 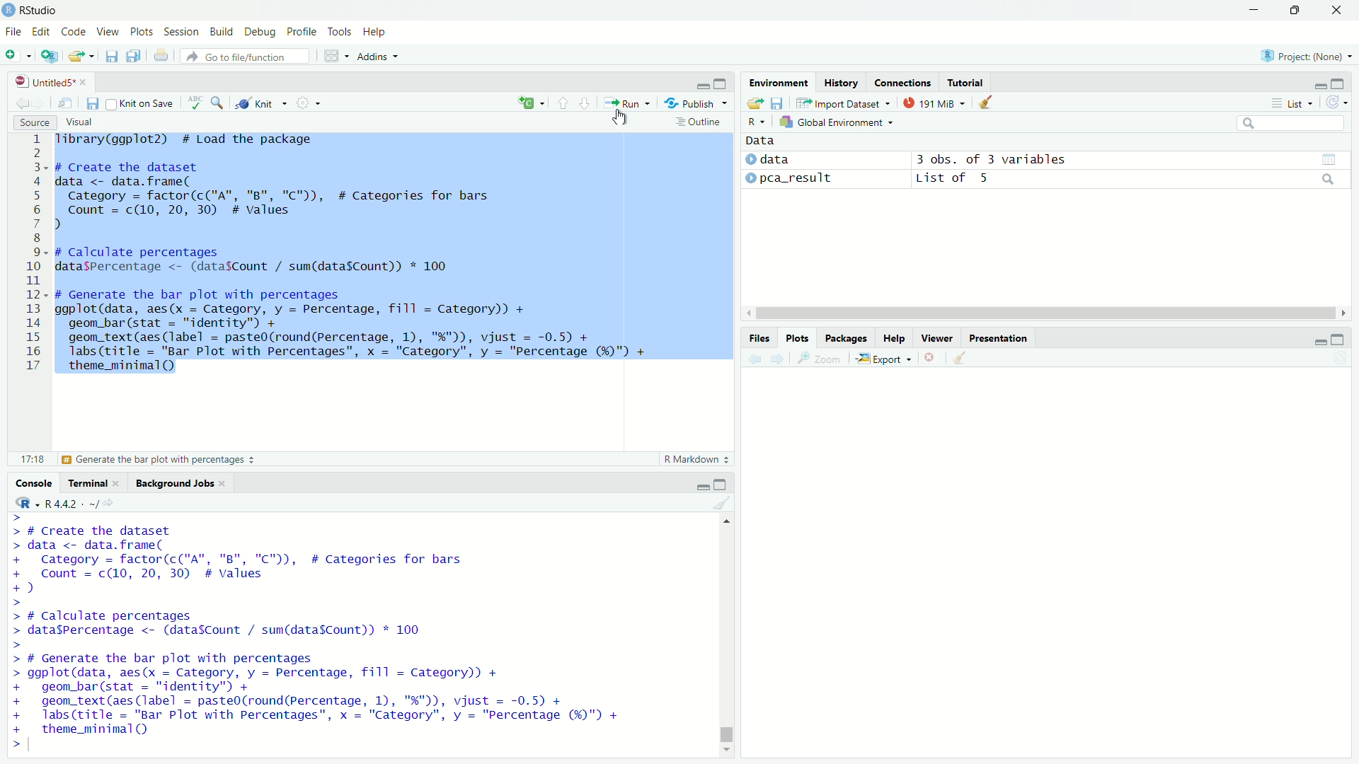 What do you see at coordinates (1338, 338) in the screenshot?
I see `maximize` at bounding box center [1338, 338].